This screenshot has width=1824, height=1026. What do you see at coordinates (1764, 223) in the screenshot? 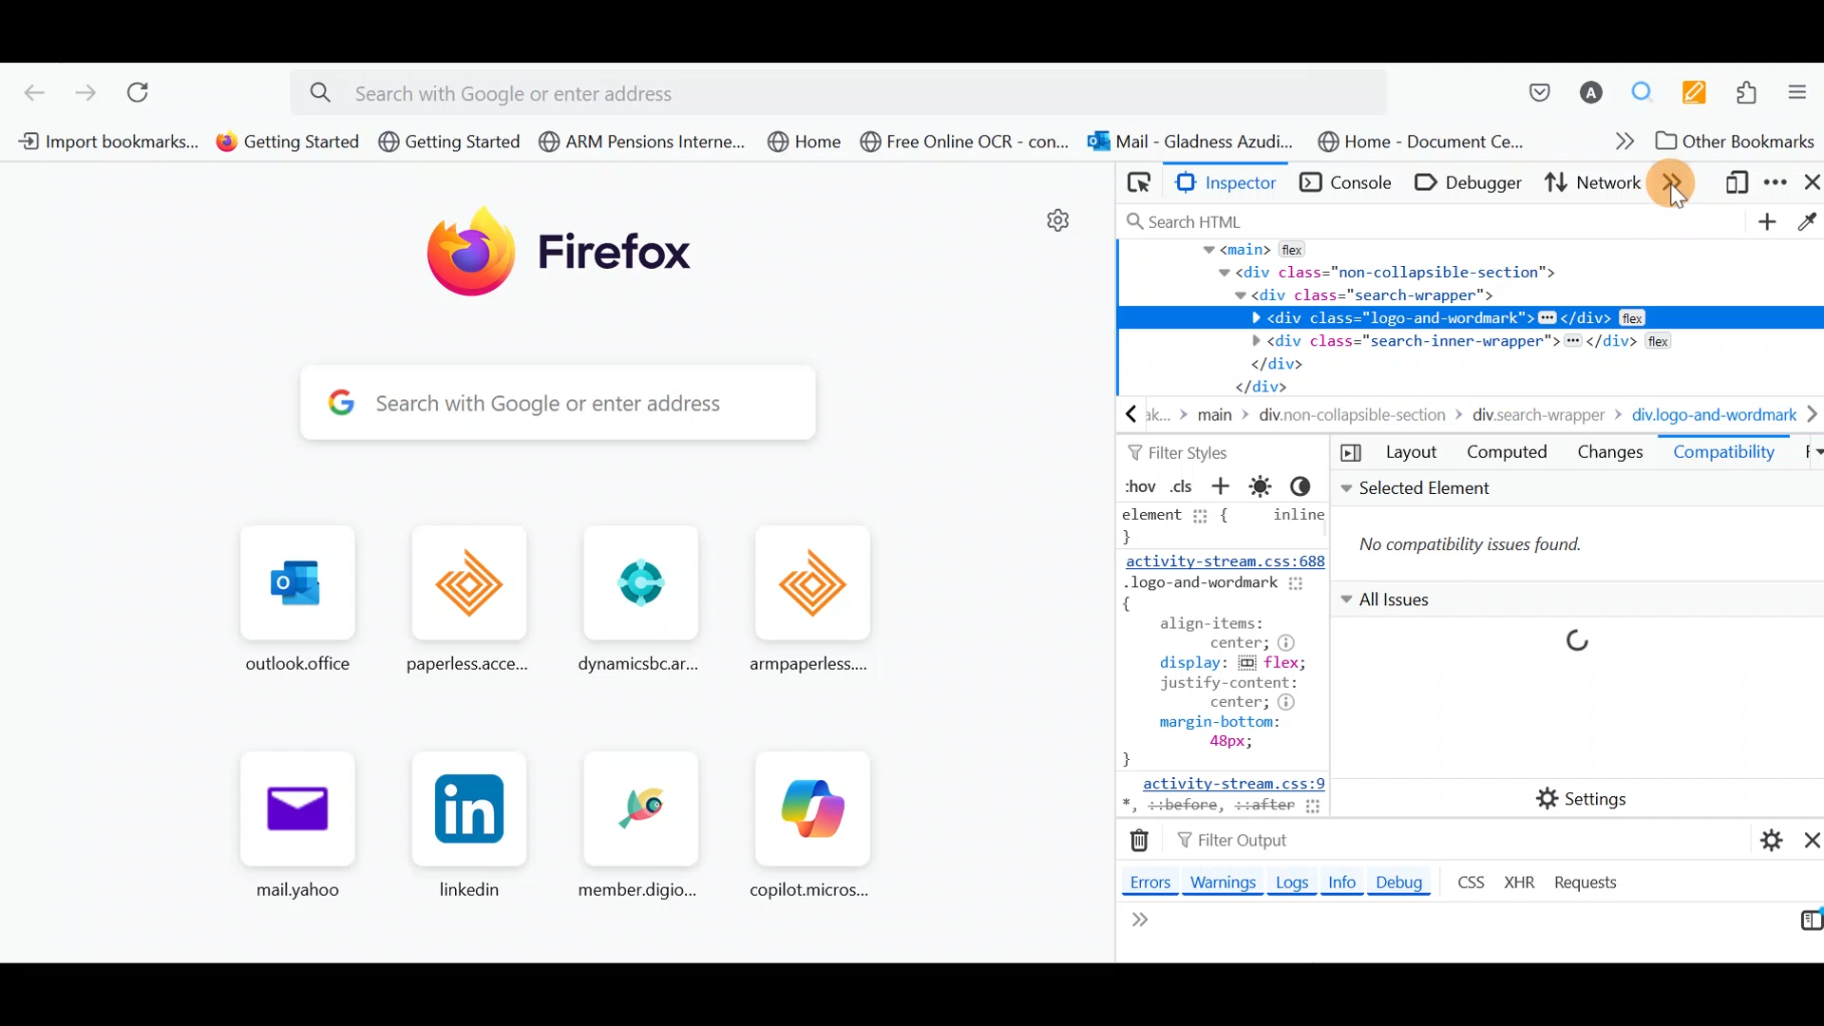
I see `Create new node` at bounding box center [1764, 223].